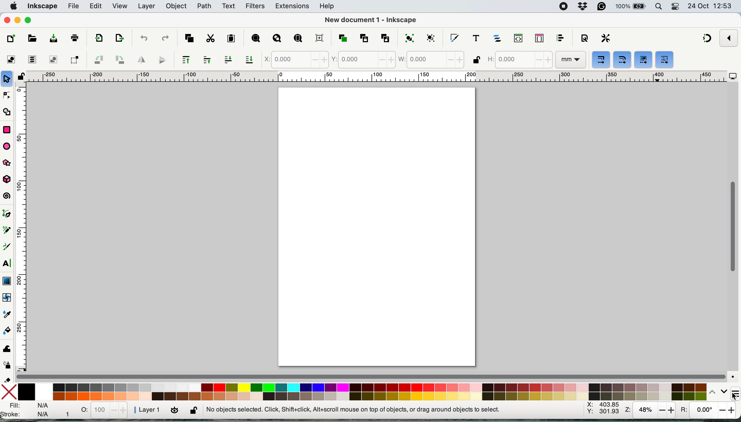 The height and width of the screenshot is (422, 741). I want to click on duplicate, so click(341, 38).